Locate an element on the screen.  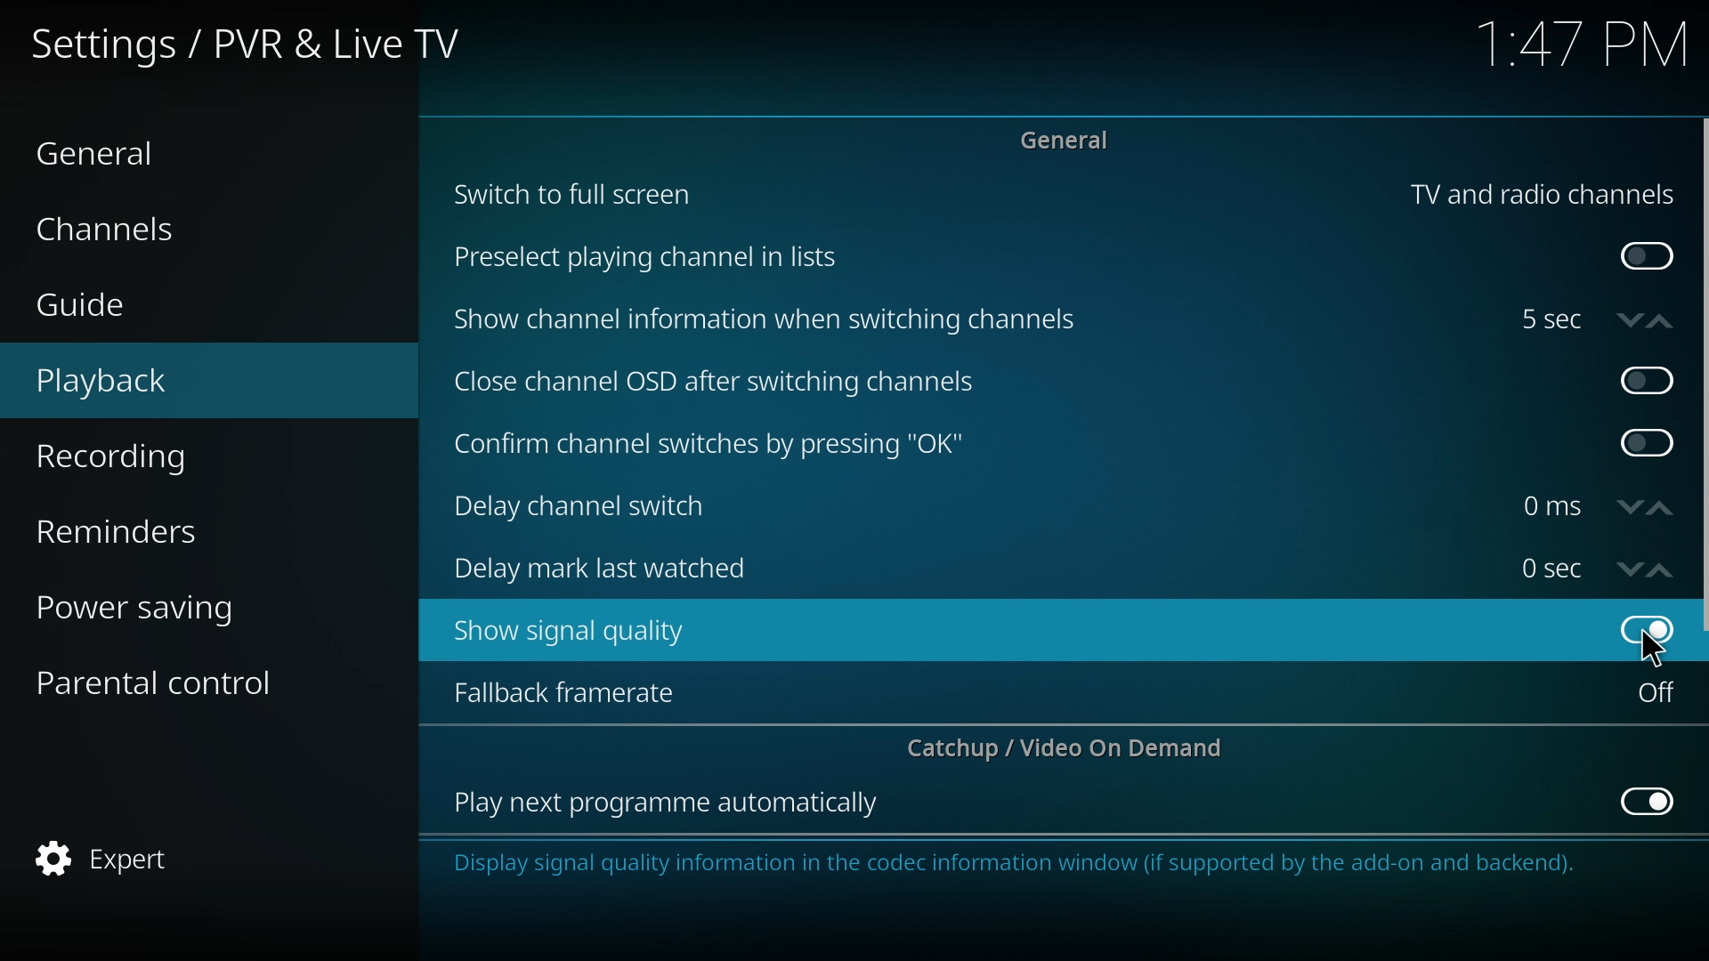
off is located at coordinates (1645, 632).